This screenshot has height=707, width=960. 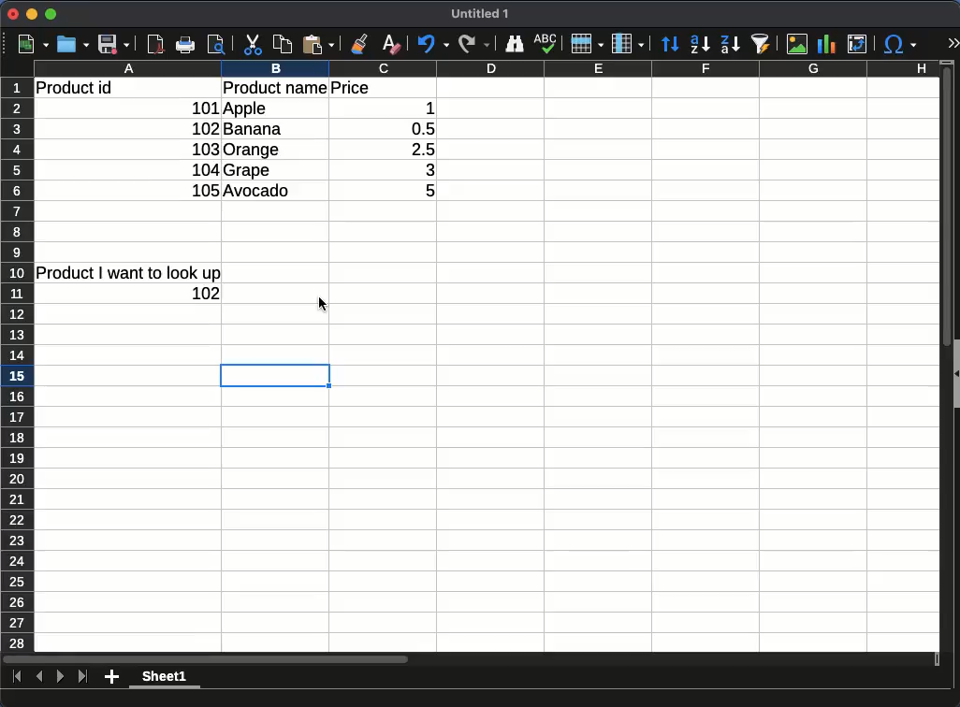 I want to click on 105, so click(x=205, y=190).